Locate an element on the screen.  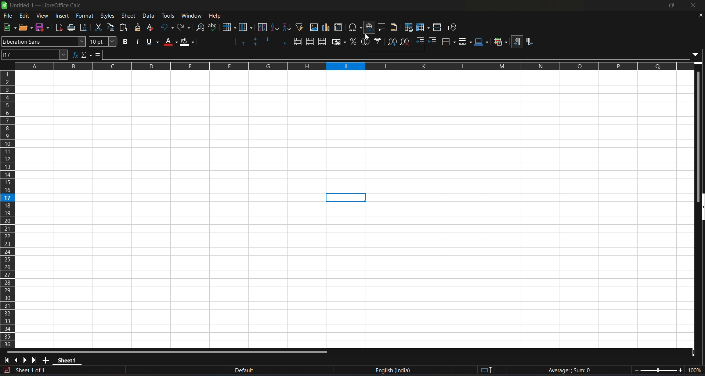
define print area is located at coordinates (408, 27).